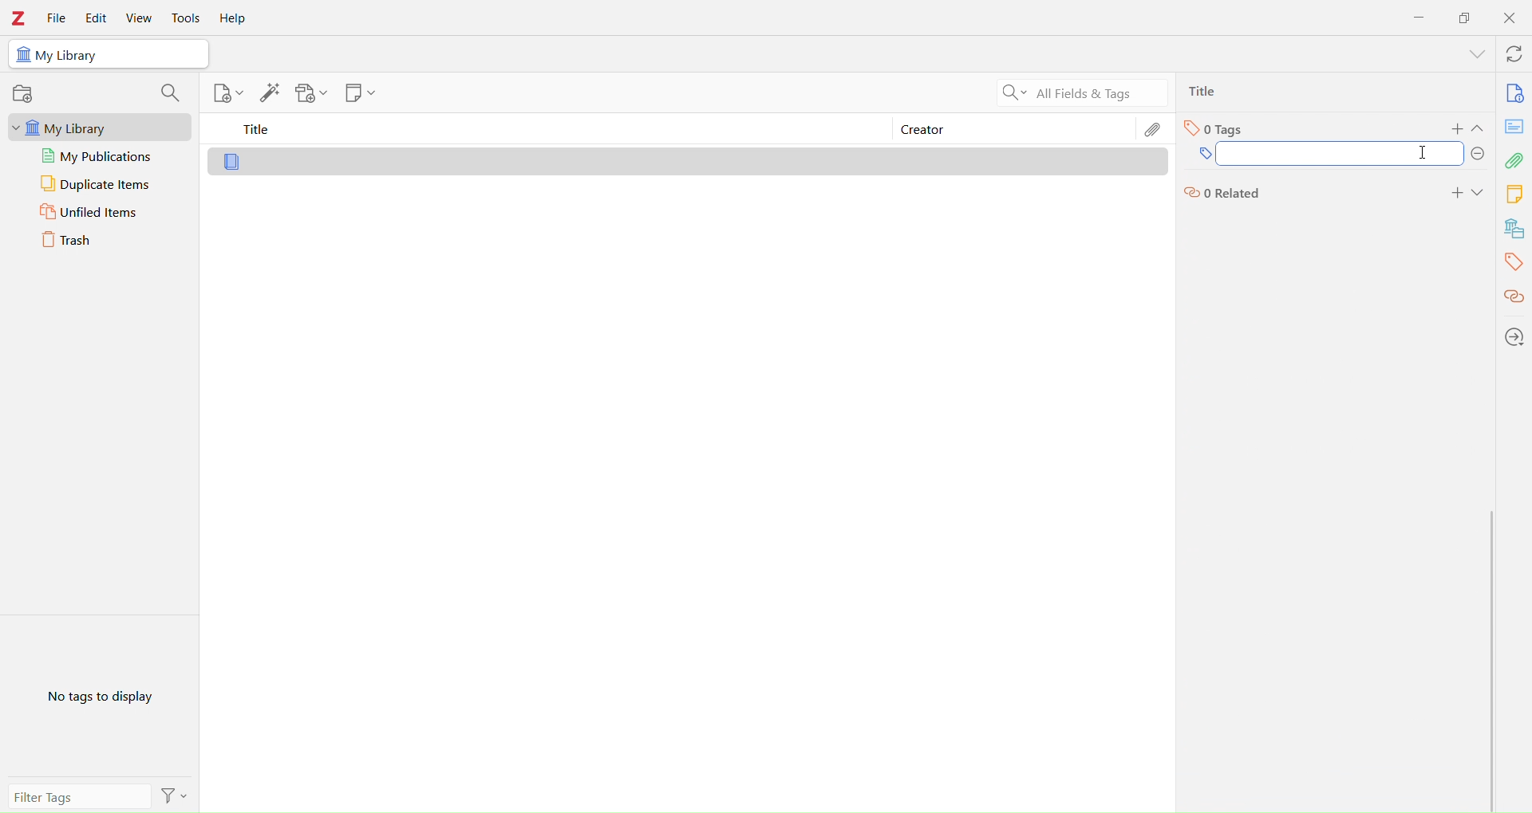 This screenshot has width=1532, height=813. Describe the element at coordinates (53, 14) in the screenshot. I see `File` at that location.